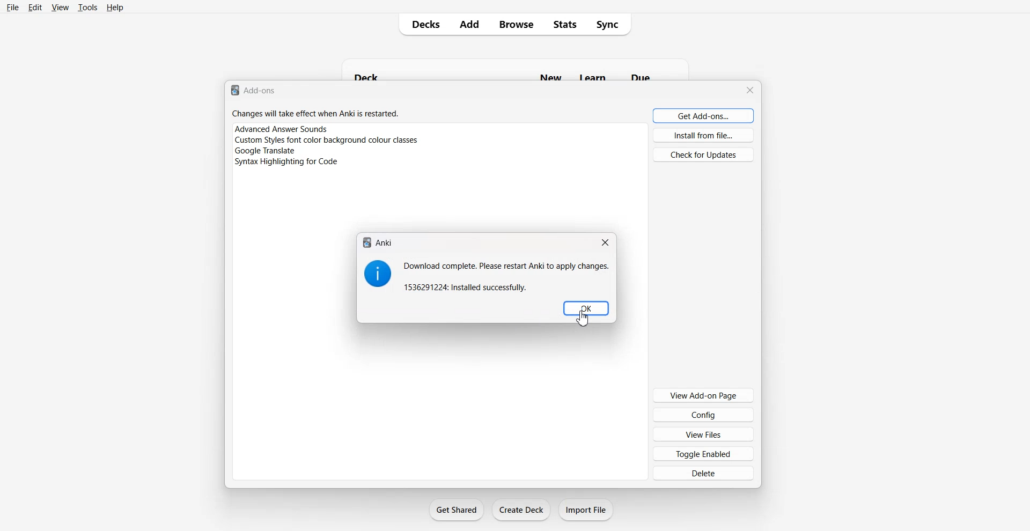 The height and width of the screenshot is (531, 1030). I want to click on Install from file, so click(704, 135).